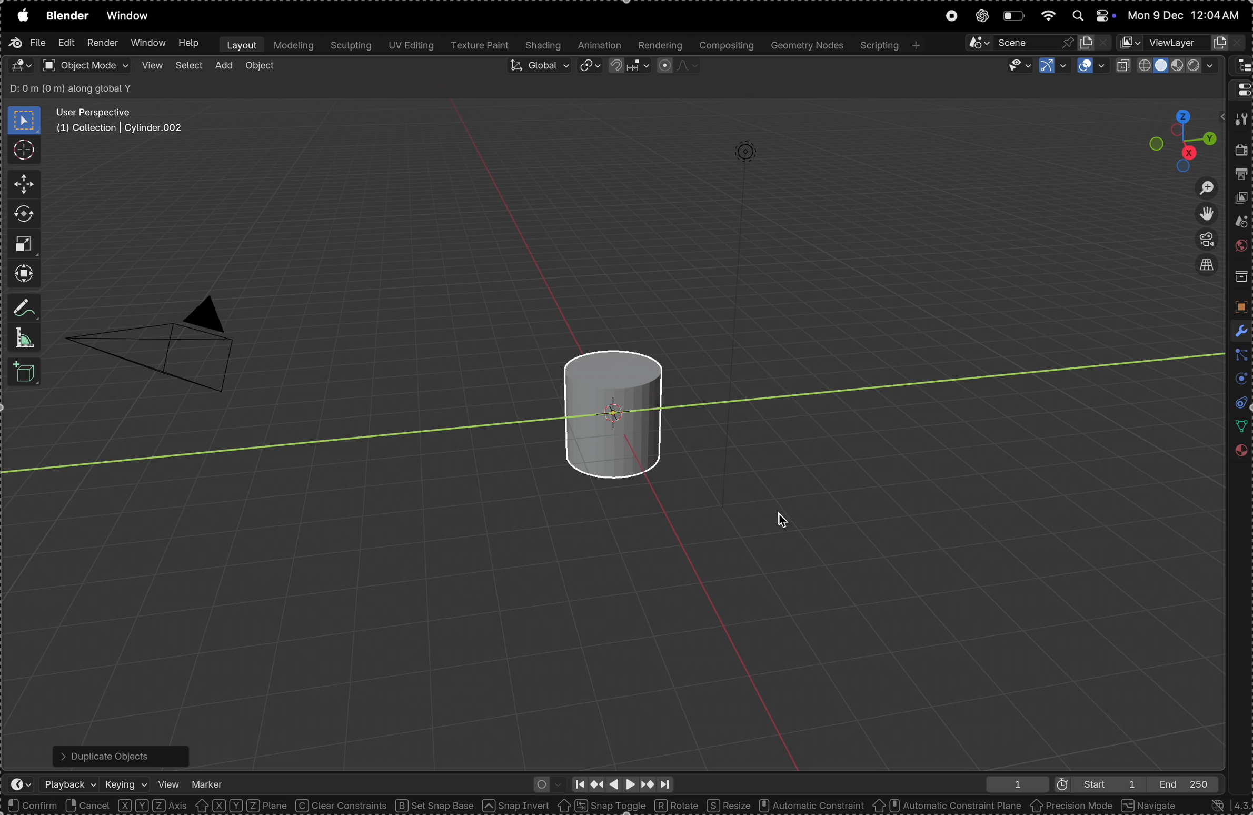 The height and width of the screenshot is (815, 1253). I want to click on show gimzo, so click(1051, 66).